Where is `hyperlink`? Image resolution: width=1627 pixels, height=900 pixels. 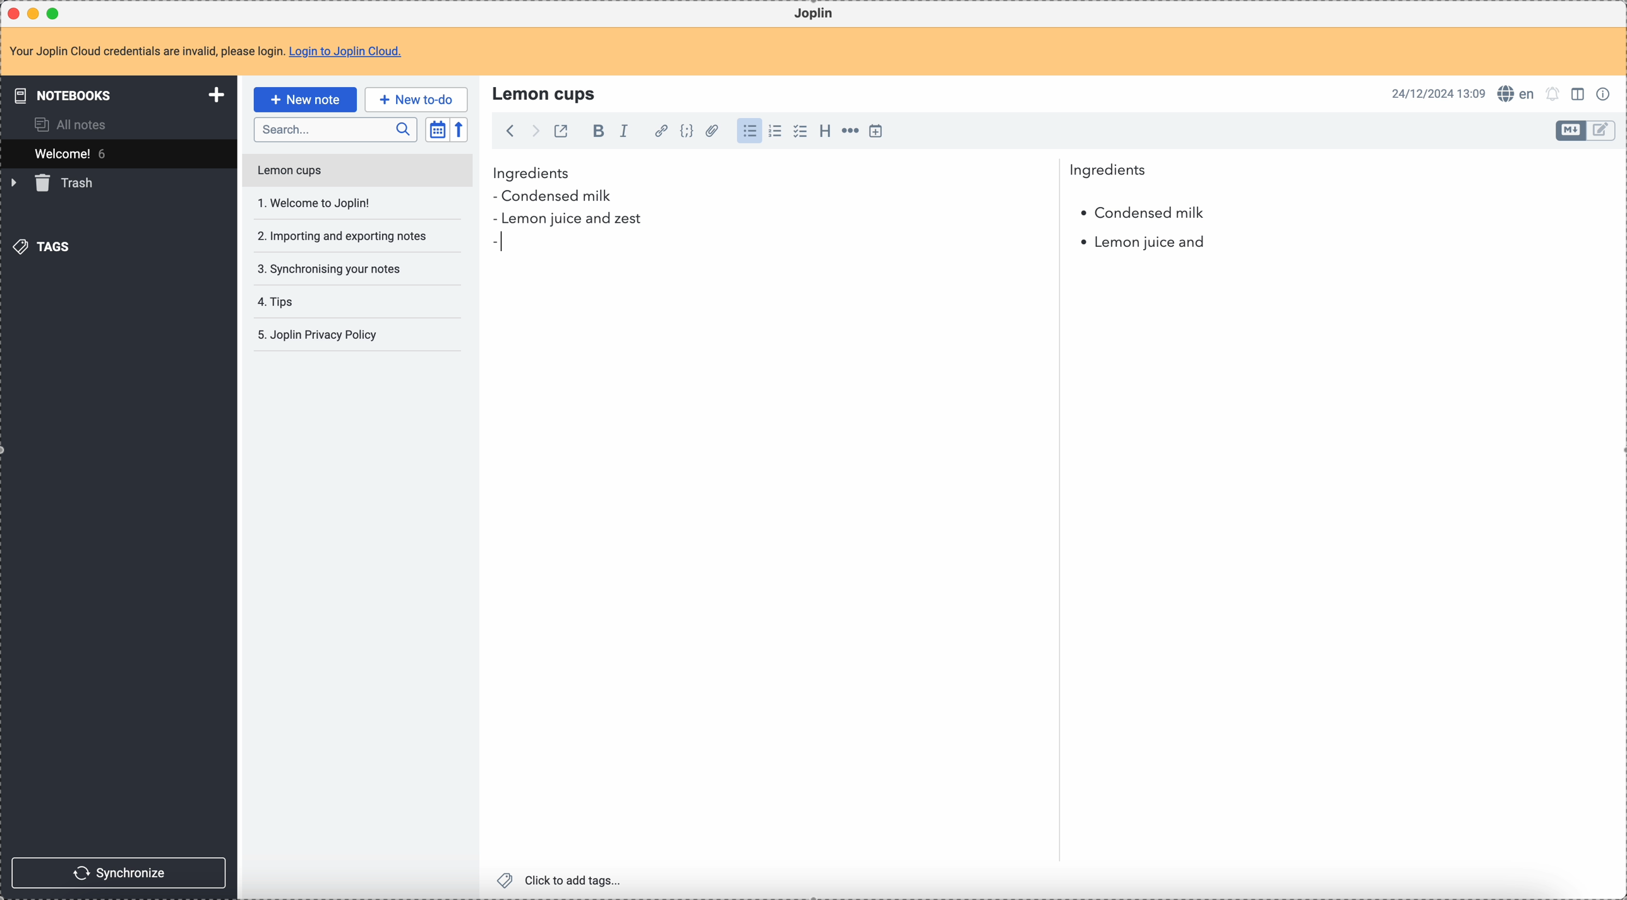
hyperlink is located at coordinates (659, 132).